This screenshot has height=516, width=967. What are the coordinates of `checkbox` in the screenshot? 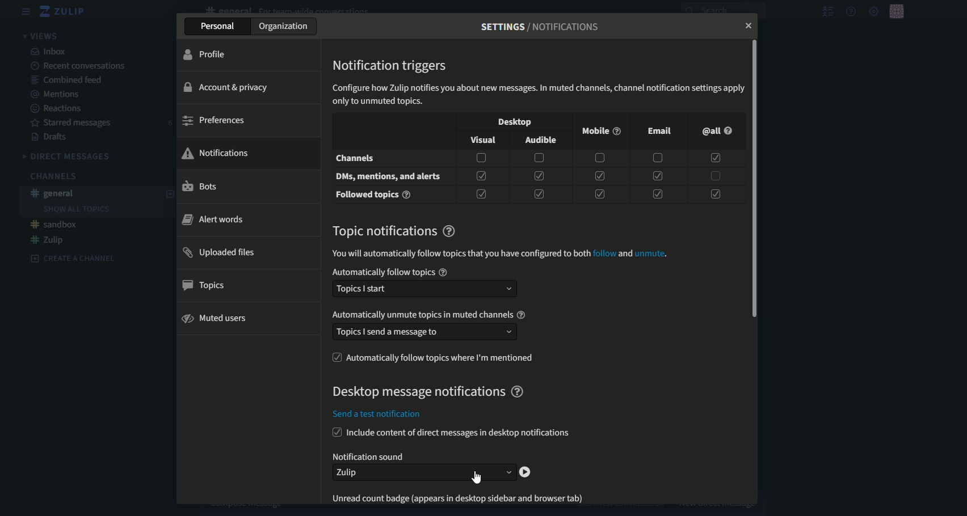 It's located at (654, 192).